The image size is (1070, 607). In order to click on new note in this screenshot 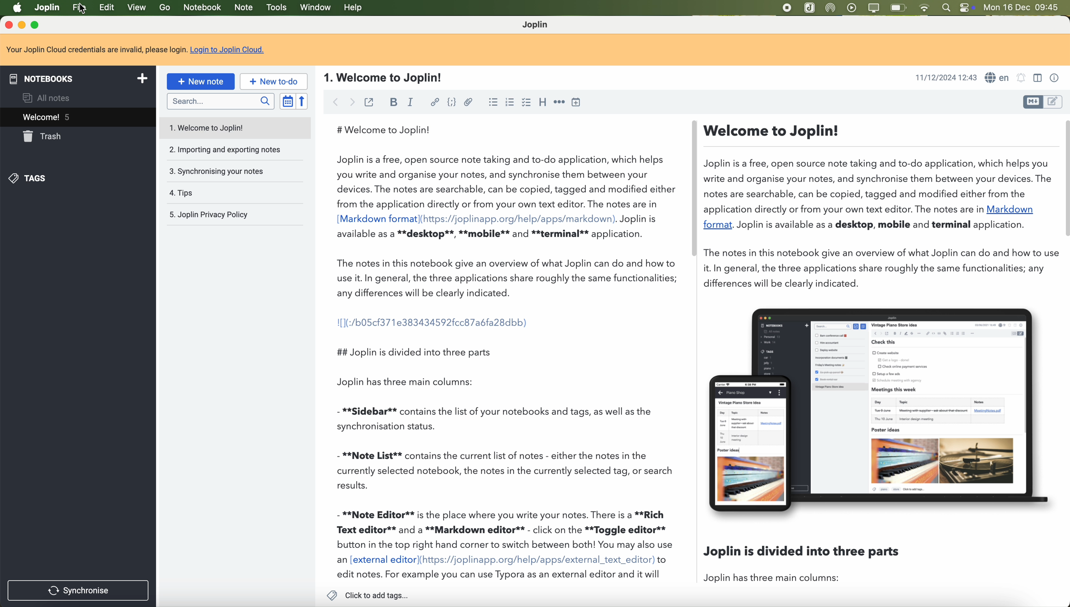, I will do `click(200, 82)`.